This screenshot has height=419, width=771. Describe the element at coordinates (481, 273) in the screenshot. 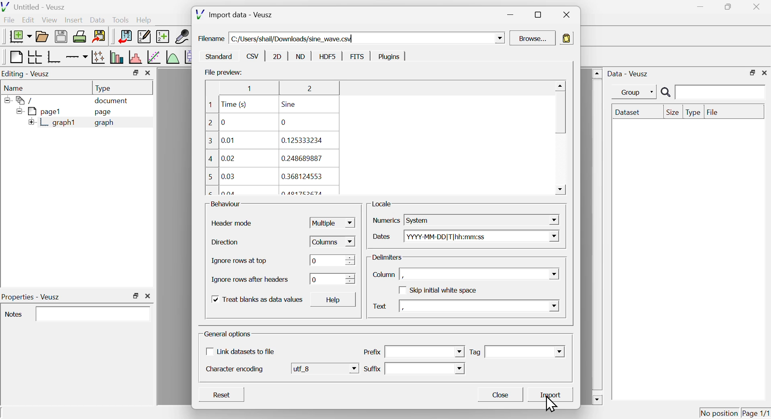

I see `text box` at that location.